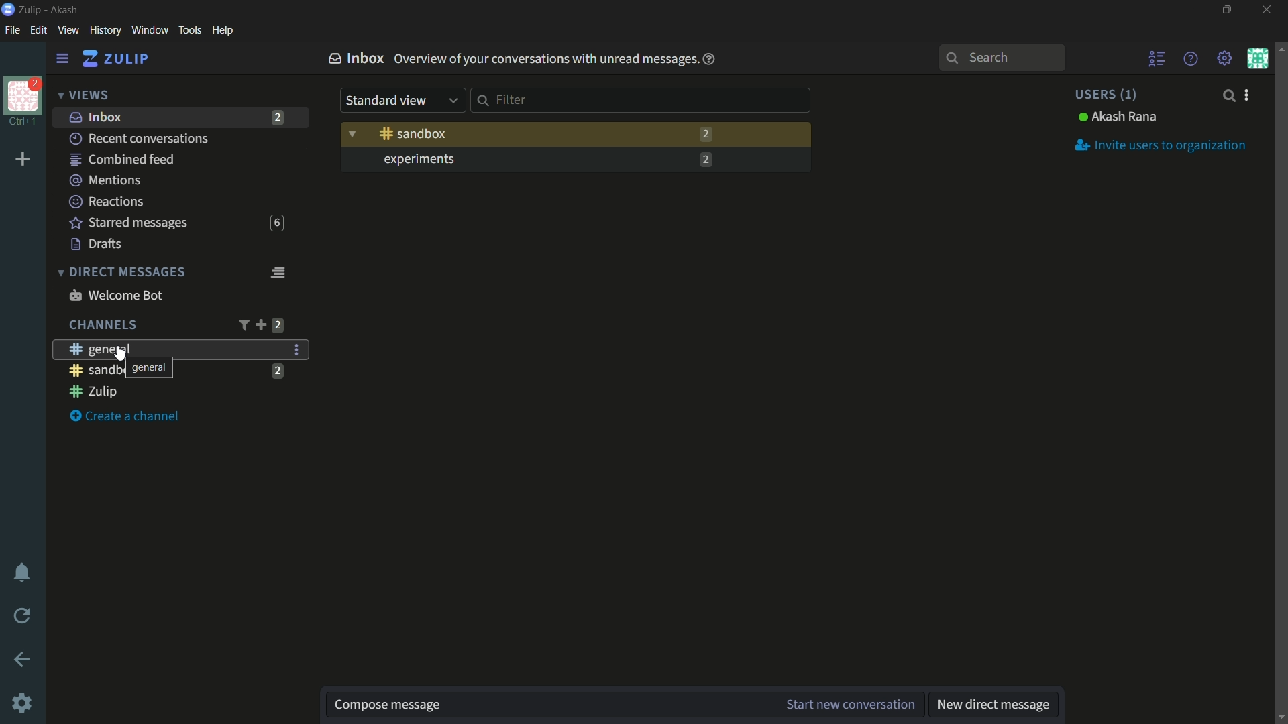  Describe the element at coordinates (68, 29) in the screenshot. I see `view menu` at that location.